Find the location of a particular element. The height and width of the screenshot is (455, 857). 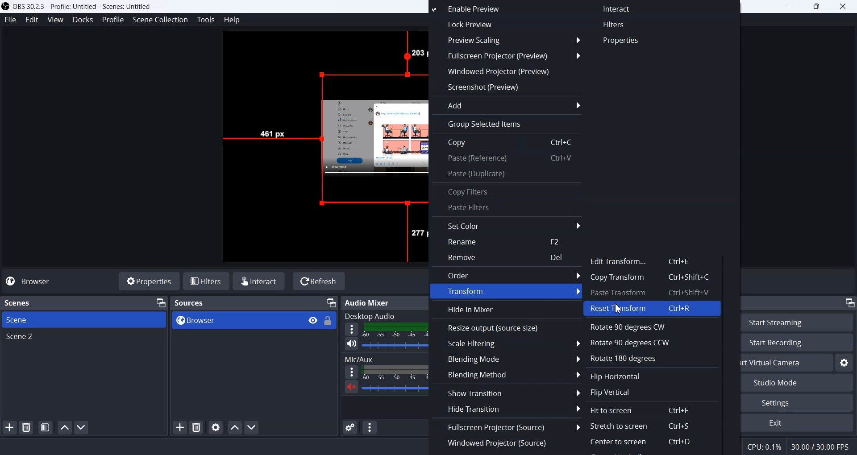

Blending Method is located at coordinates (505, 374).